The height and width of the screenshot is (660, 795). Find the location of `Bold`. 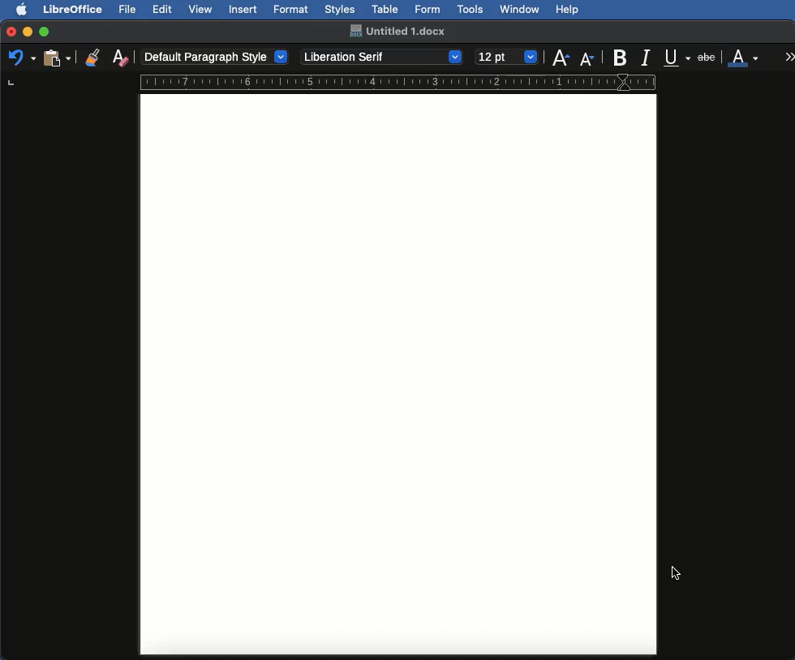

Bold is located at coordinates (621, 58).